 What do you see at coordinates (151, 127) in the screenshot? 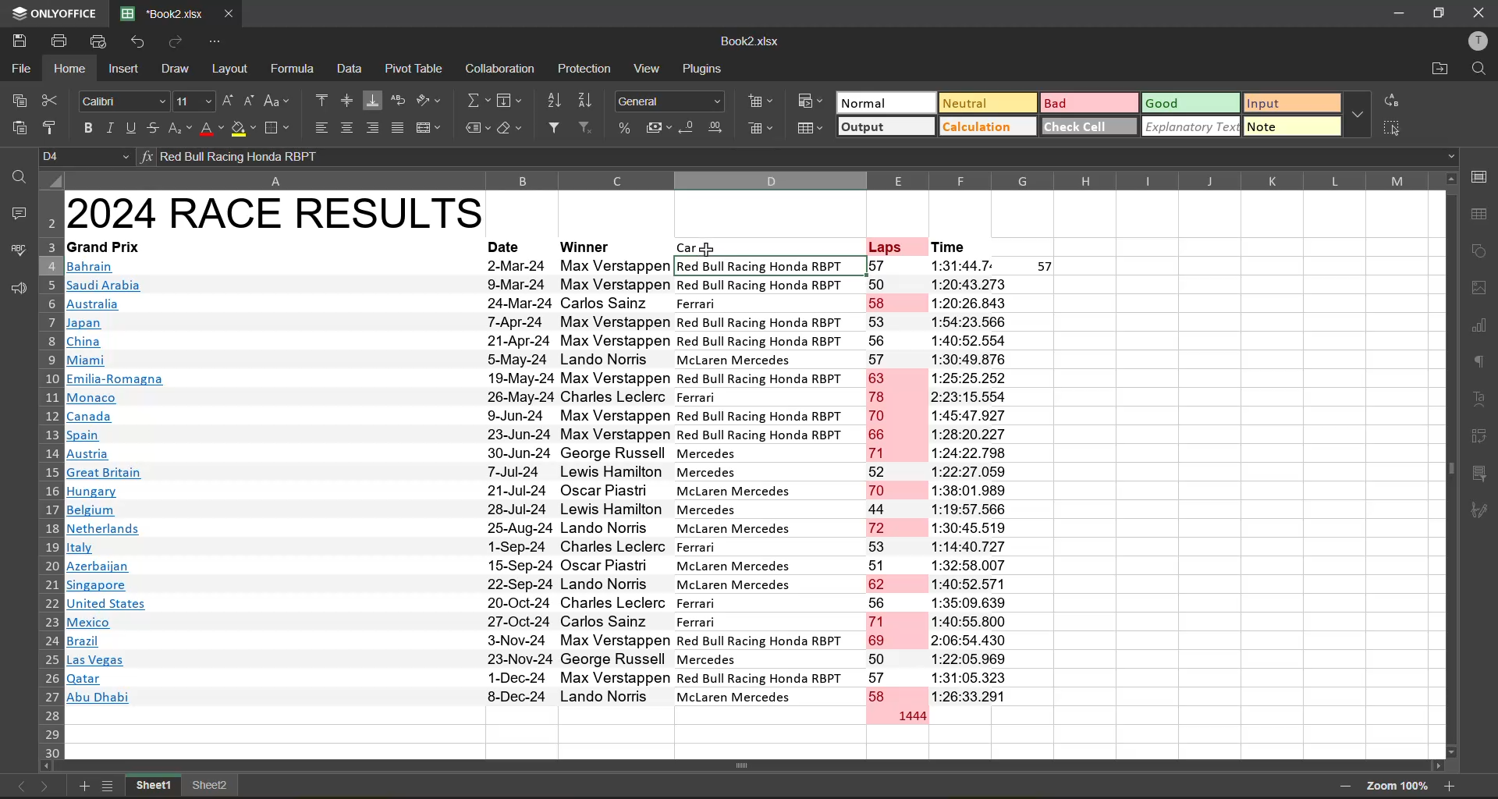
I see `strikethrough` at bounding box center [151, 127].